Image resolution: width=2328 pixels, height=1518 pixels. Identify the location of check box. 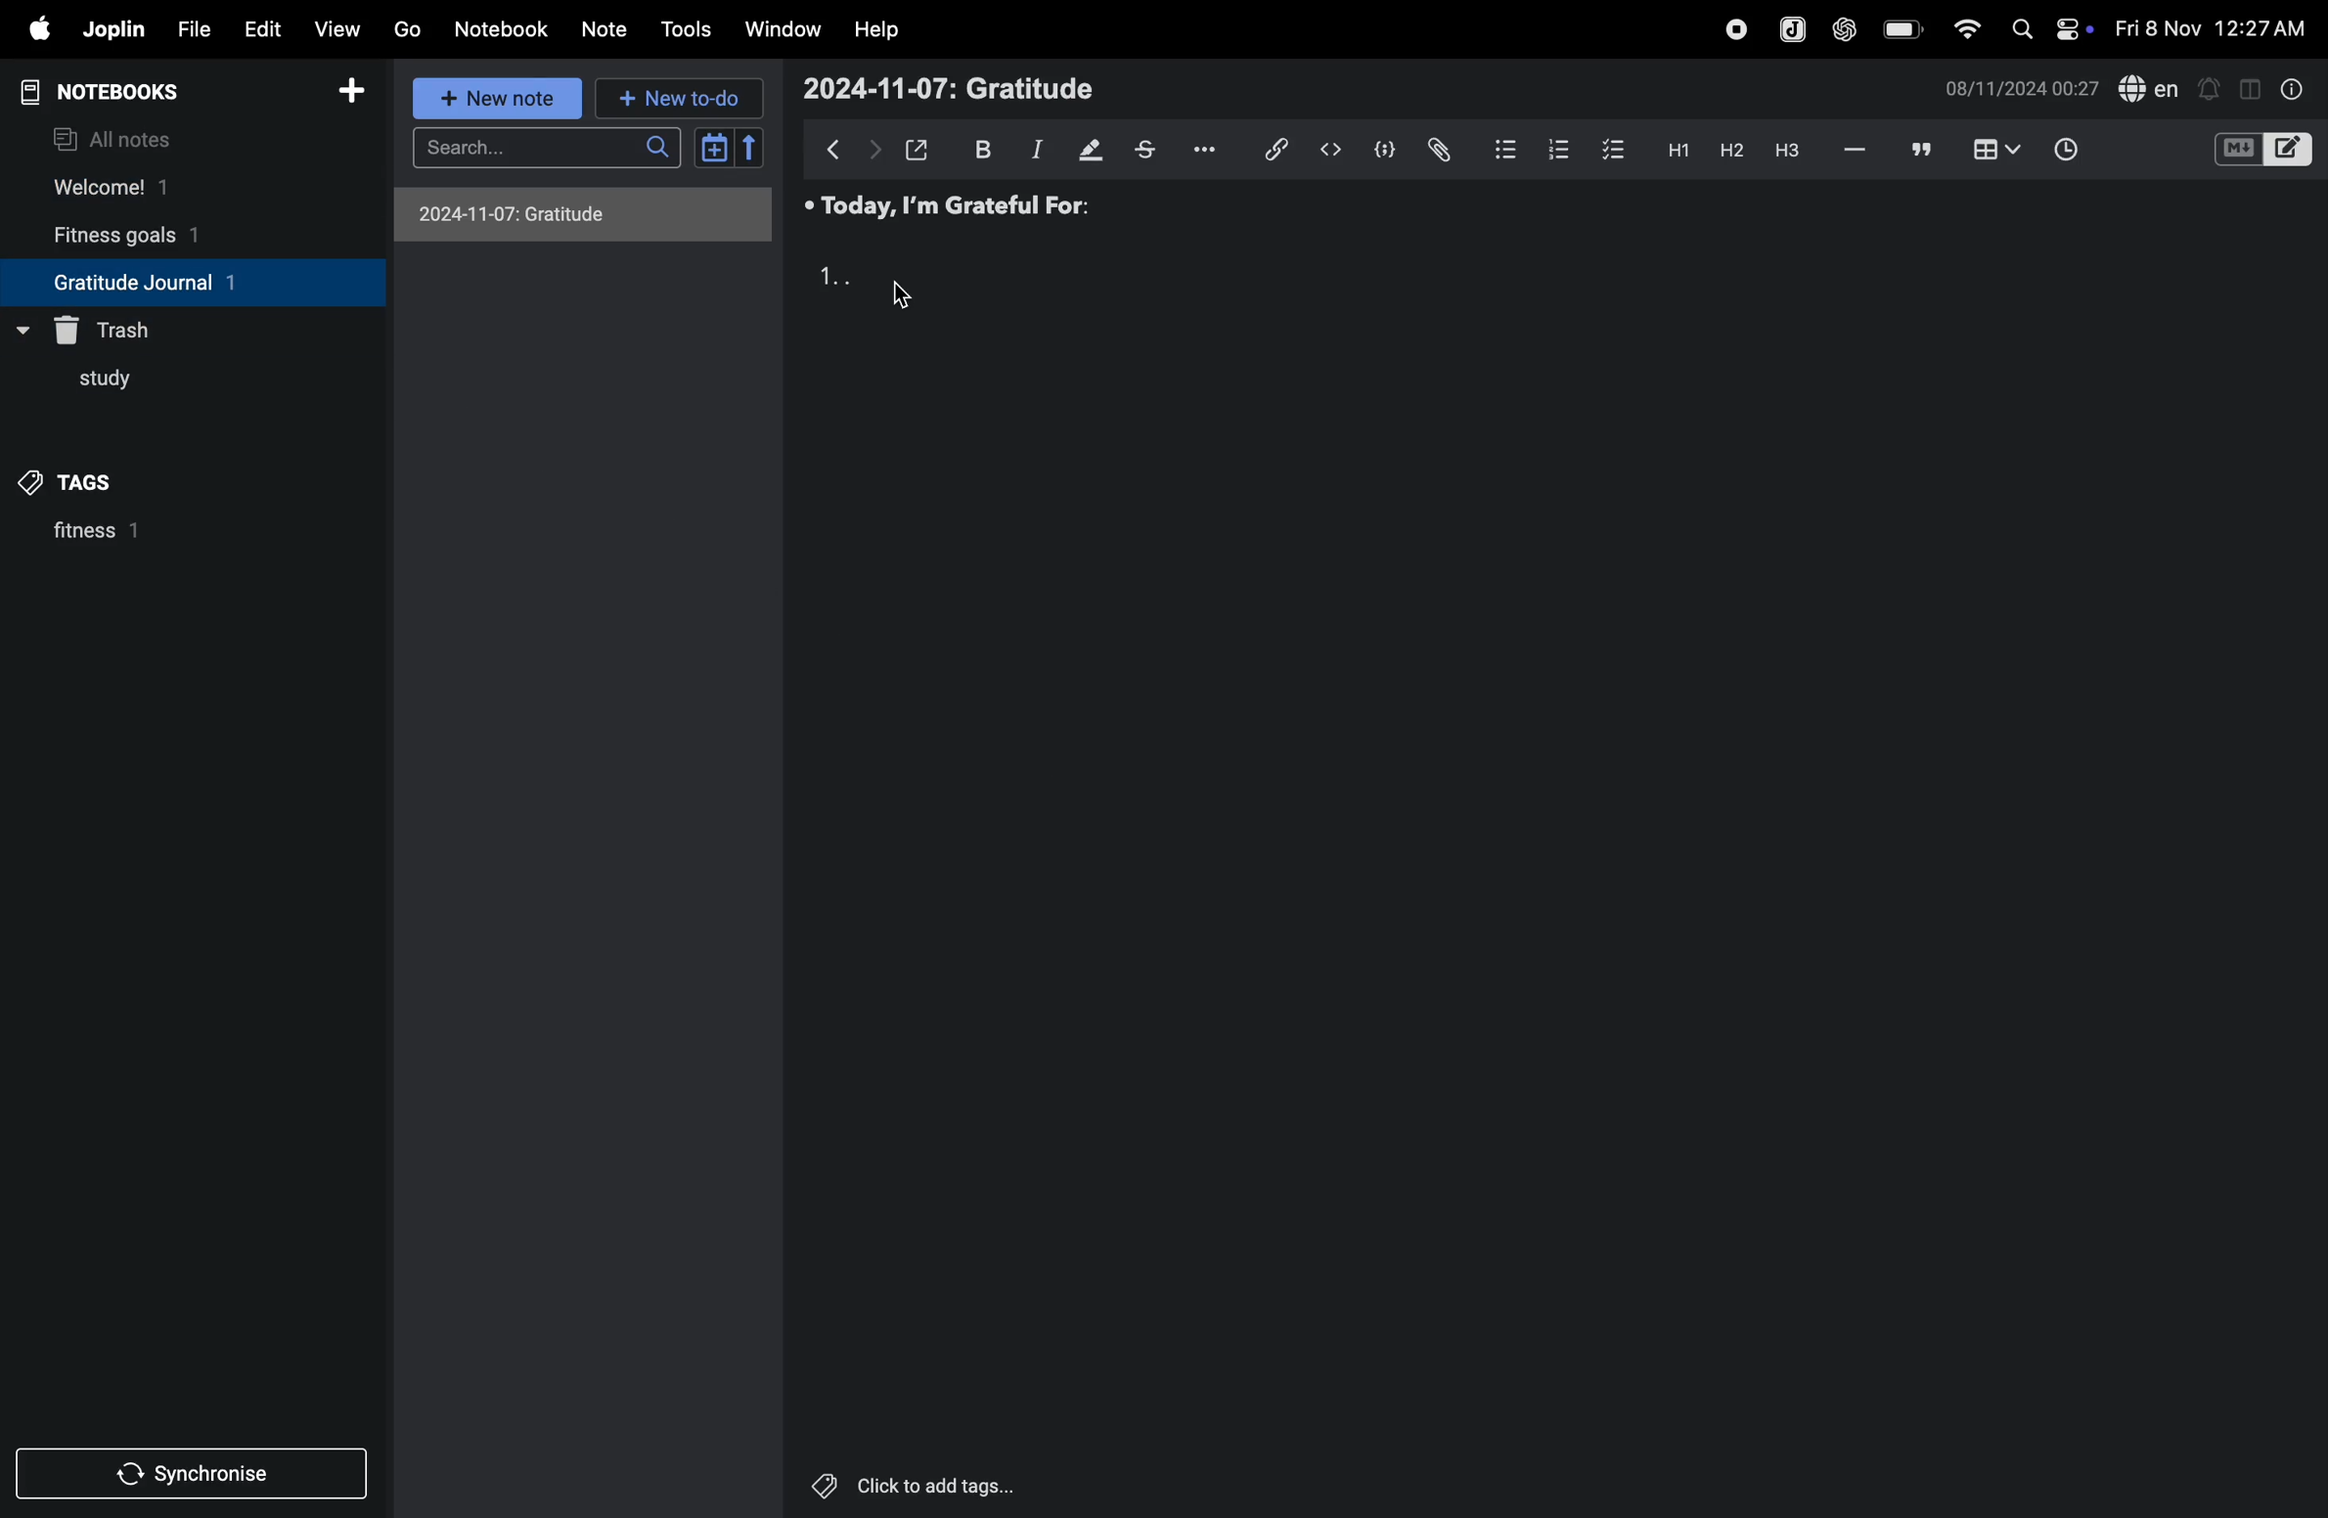
(1608, 150).